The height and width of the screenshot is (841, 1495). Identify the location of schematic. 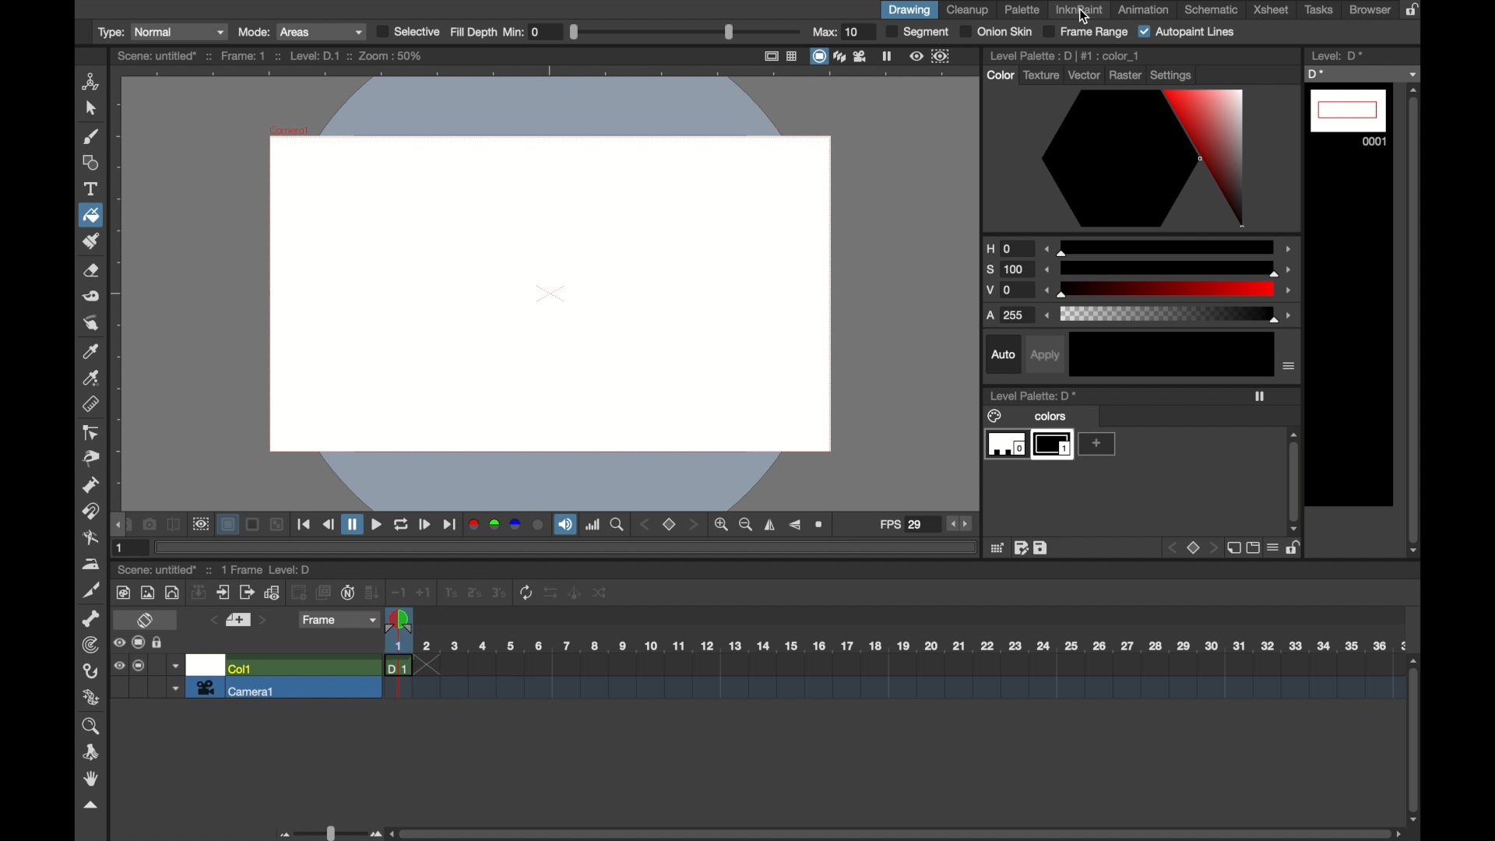
(1212, 9).